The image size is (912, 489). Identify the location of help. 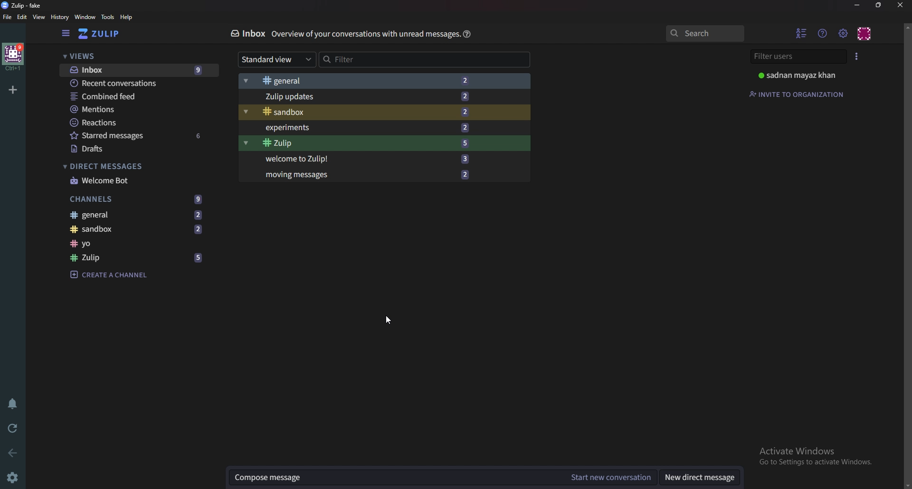
(129, 18).